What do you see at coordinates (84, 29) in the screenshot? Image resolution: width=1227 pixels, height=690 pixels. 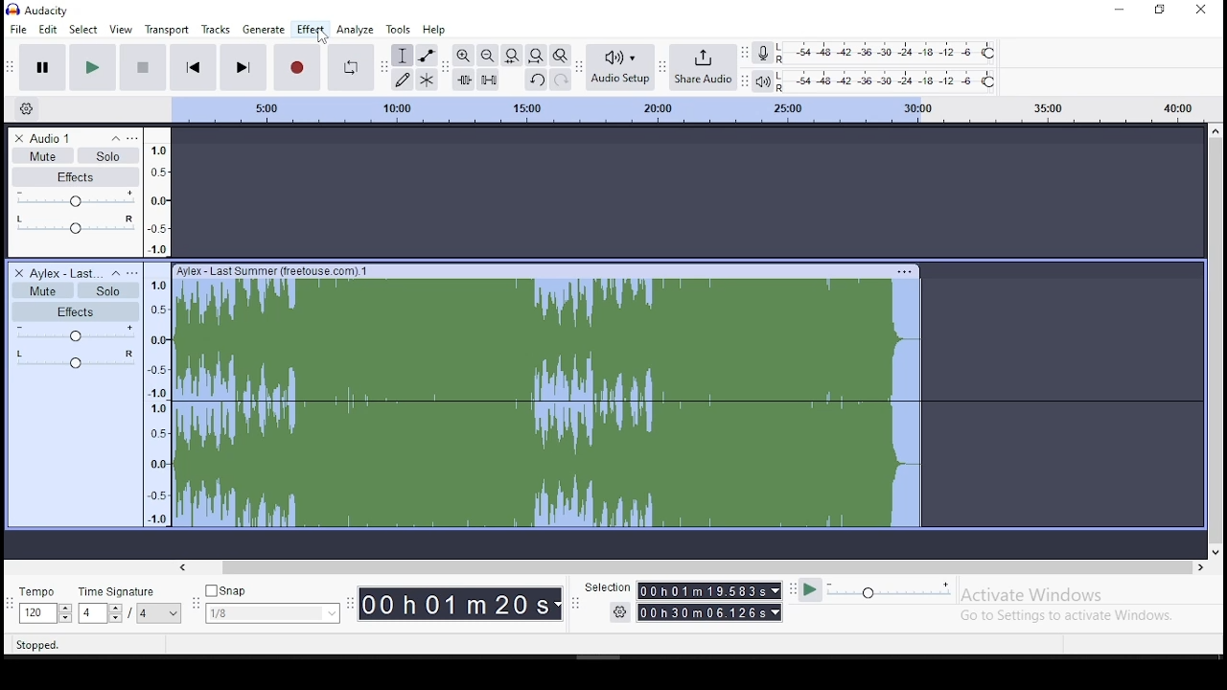 I see `select` at bounding box center [84, 29].